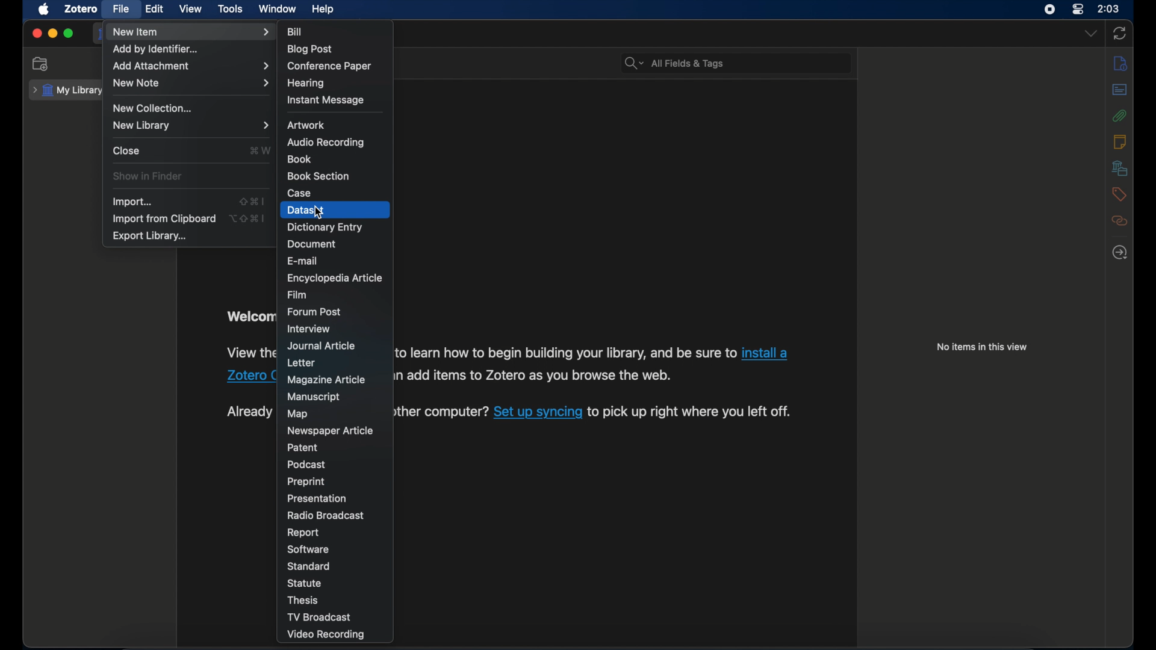  What do you see at coordinates (164, 219) in the screenshot?
I see `import from clipboard` at bounding box center [164, 219].